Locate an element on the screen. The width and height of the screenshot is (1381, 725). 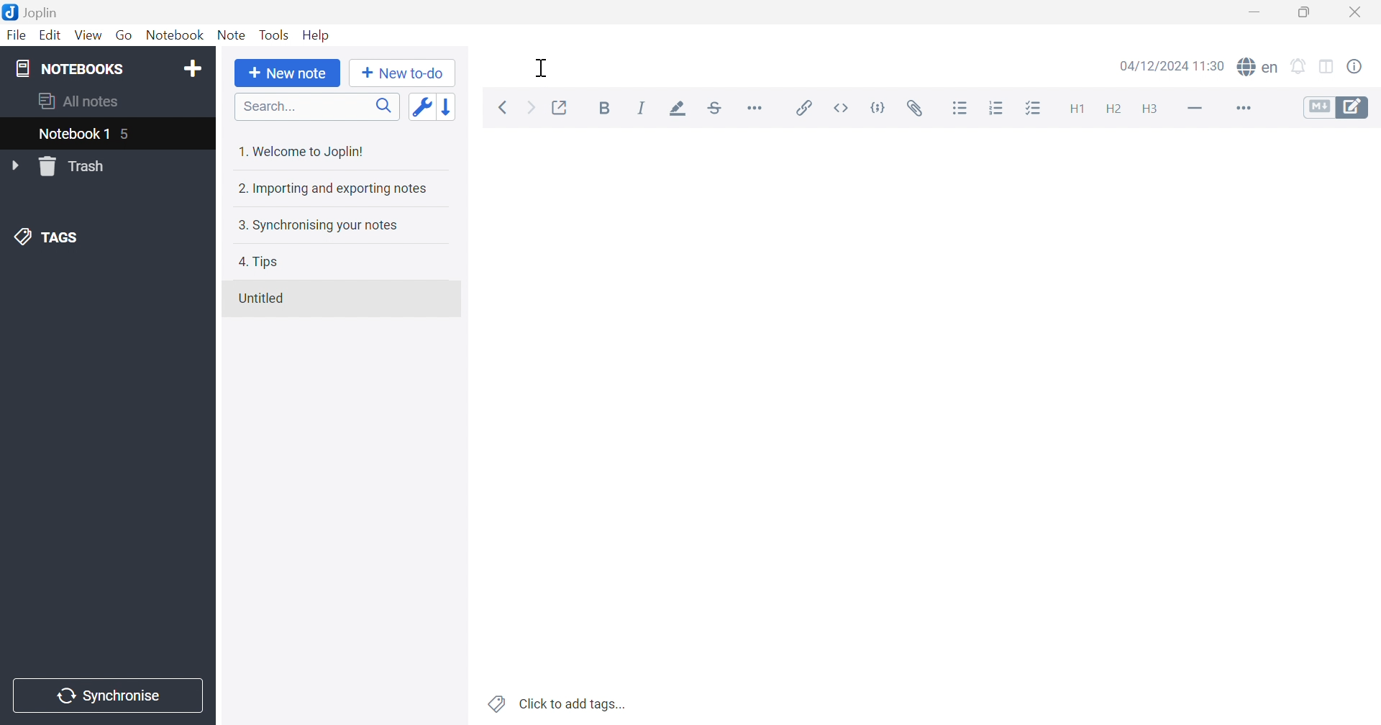
Search is located at coordinates (317, 106).